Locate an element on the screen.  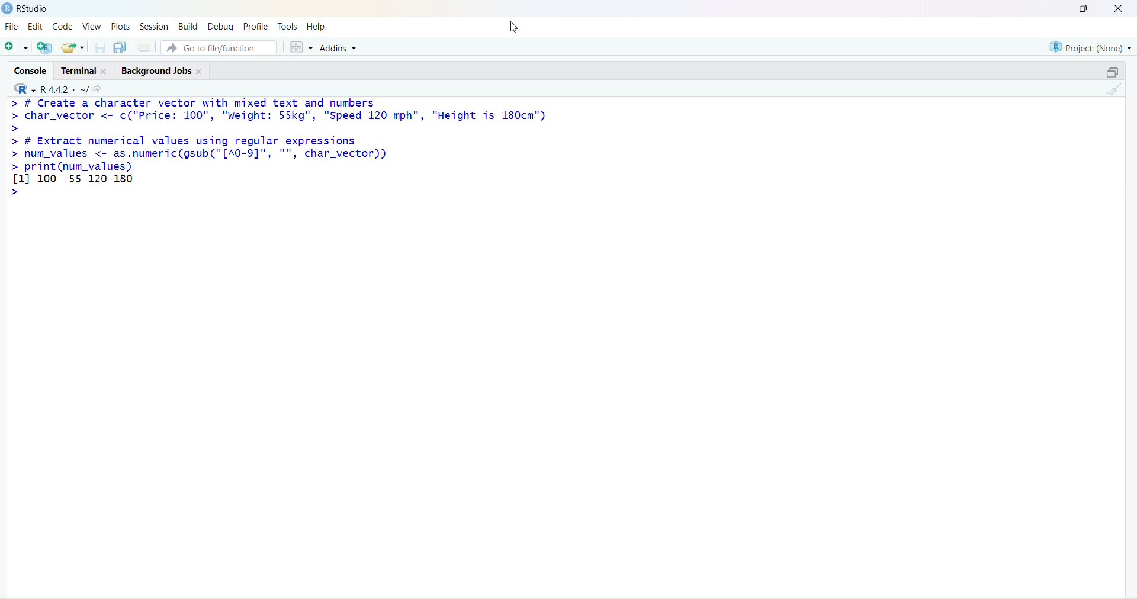
R. 4.4.2 ~/ is located at coordinates (63, 90).